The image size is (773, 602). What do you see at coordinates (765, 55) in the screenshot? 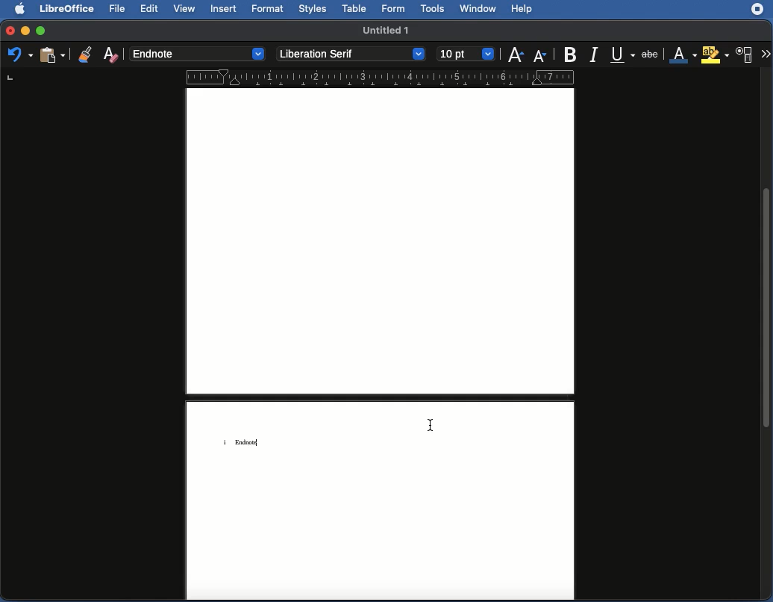
I see `More` at bounding box center [765, 55].